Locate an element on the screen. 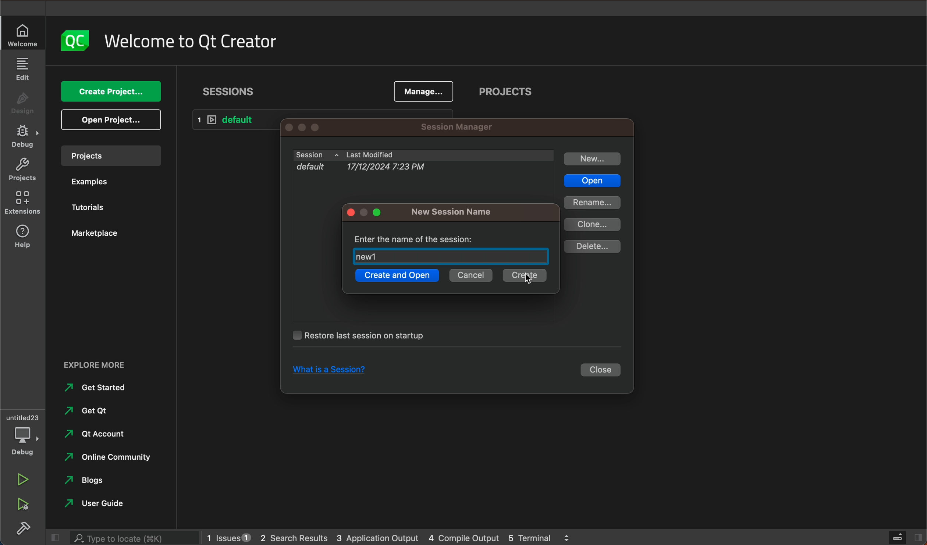 This screenshot has height=545, width=927. name is located at coordinates (366, 256).